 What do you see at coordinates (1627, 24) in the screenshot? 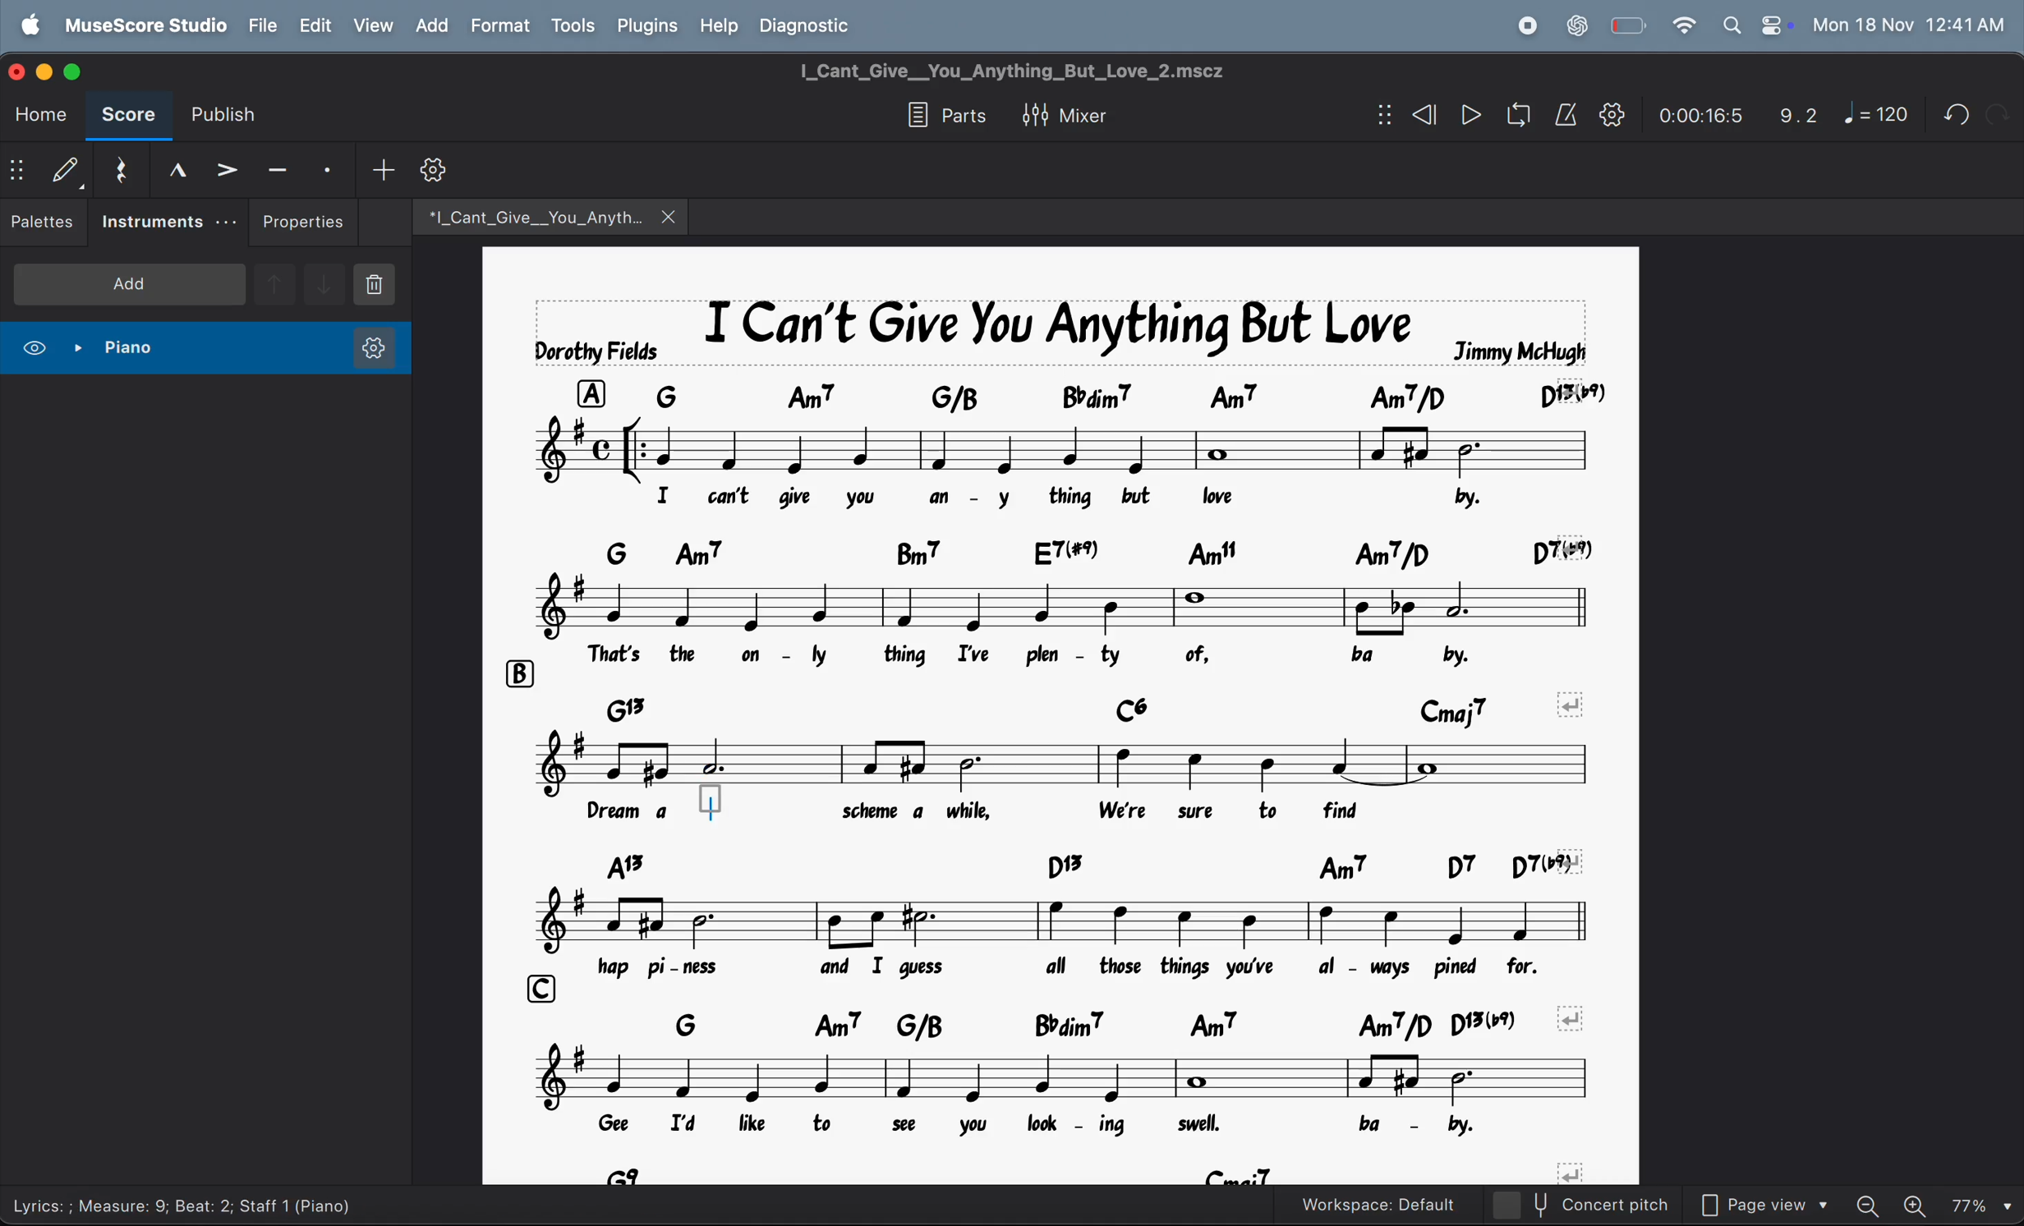
I see `battery` at bounding box center [1627, 24].